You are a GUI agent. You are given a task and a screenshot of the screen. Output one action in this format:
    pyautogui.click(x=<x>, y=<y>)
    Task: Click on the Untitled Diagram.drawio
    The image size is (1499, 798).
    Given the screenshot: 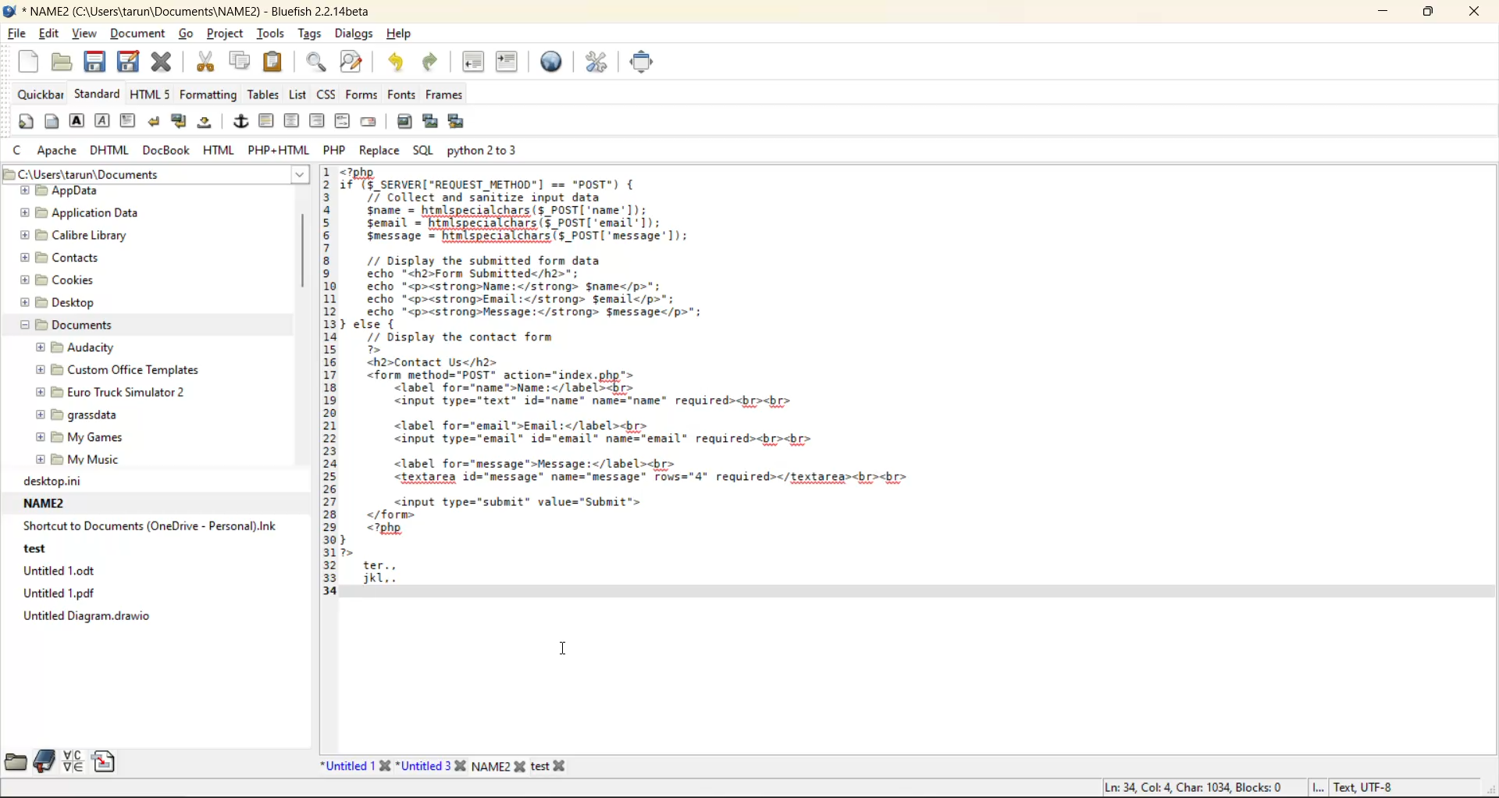 What is the action you would take?
    pyautogui.click(x=84, y=618)
    